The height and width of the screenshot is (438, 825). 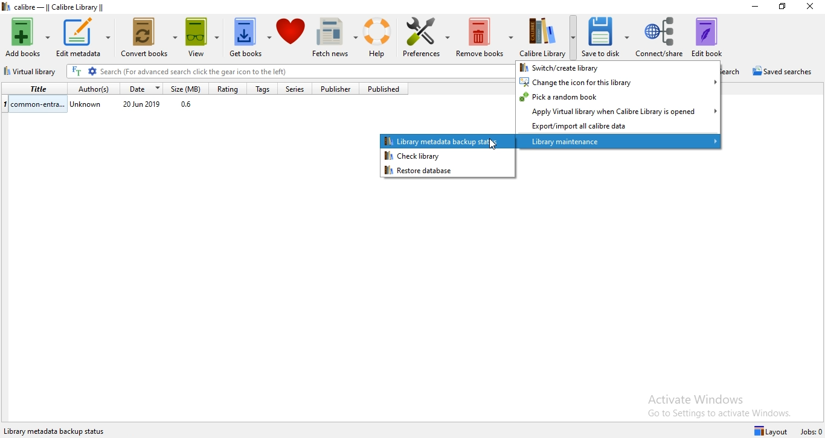 I want to click on Add books, so click(x=27, y=36).